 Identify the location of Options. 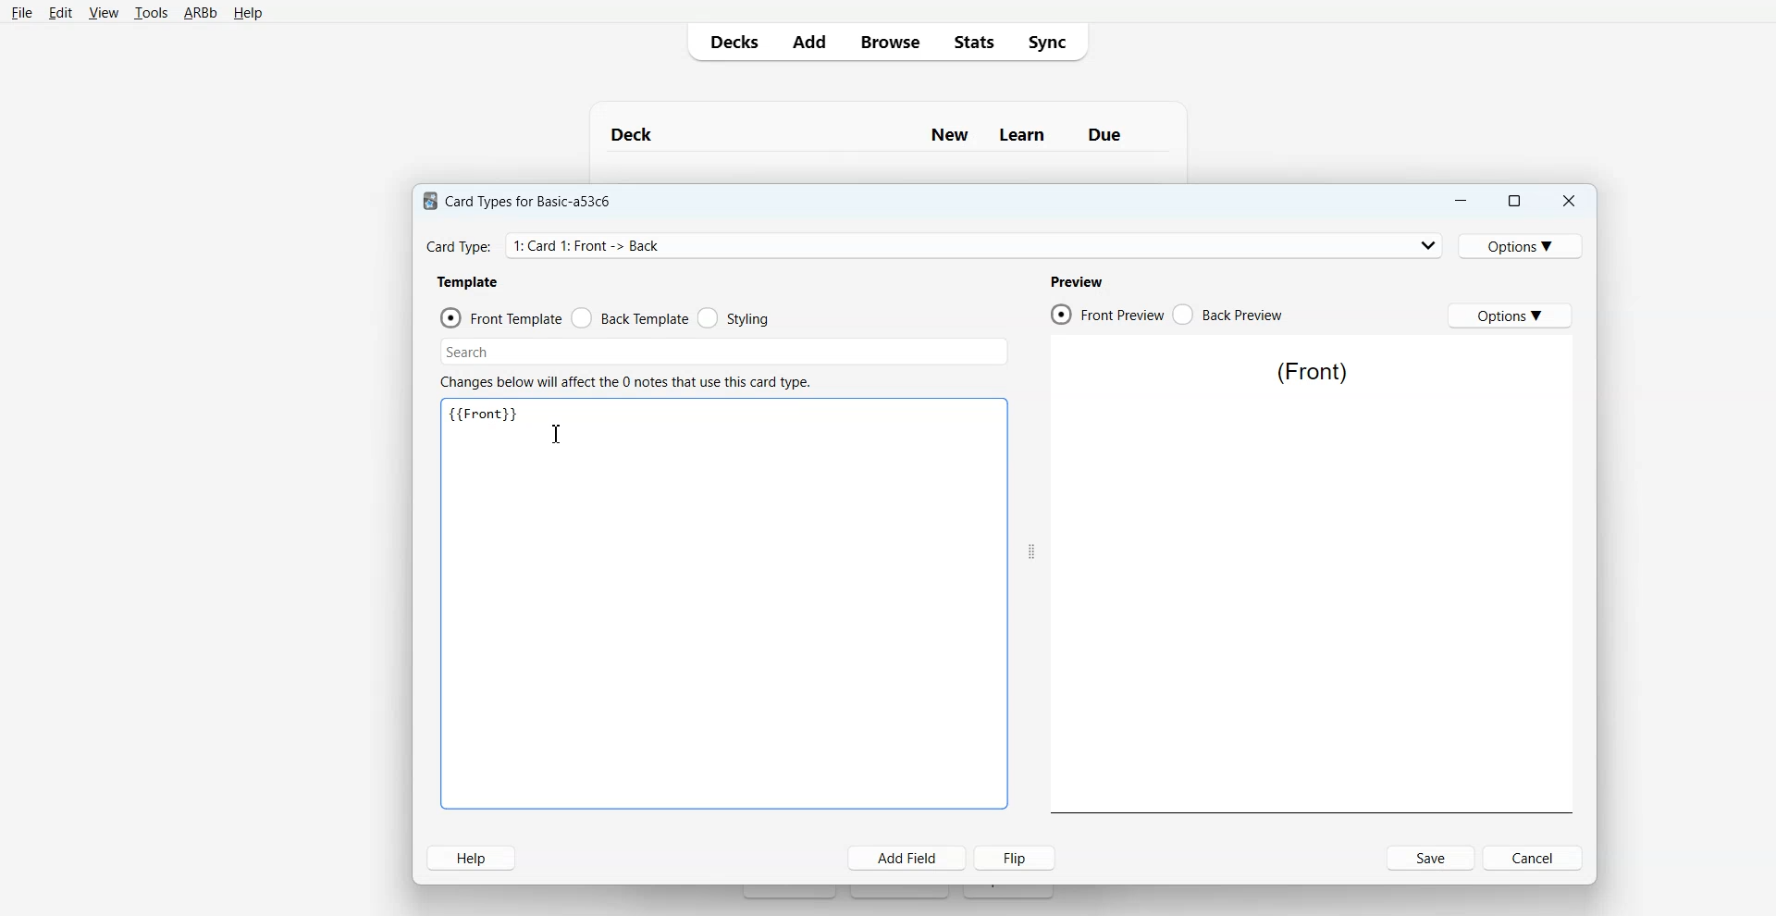
(1523, 245).